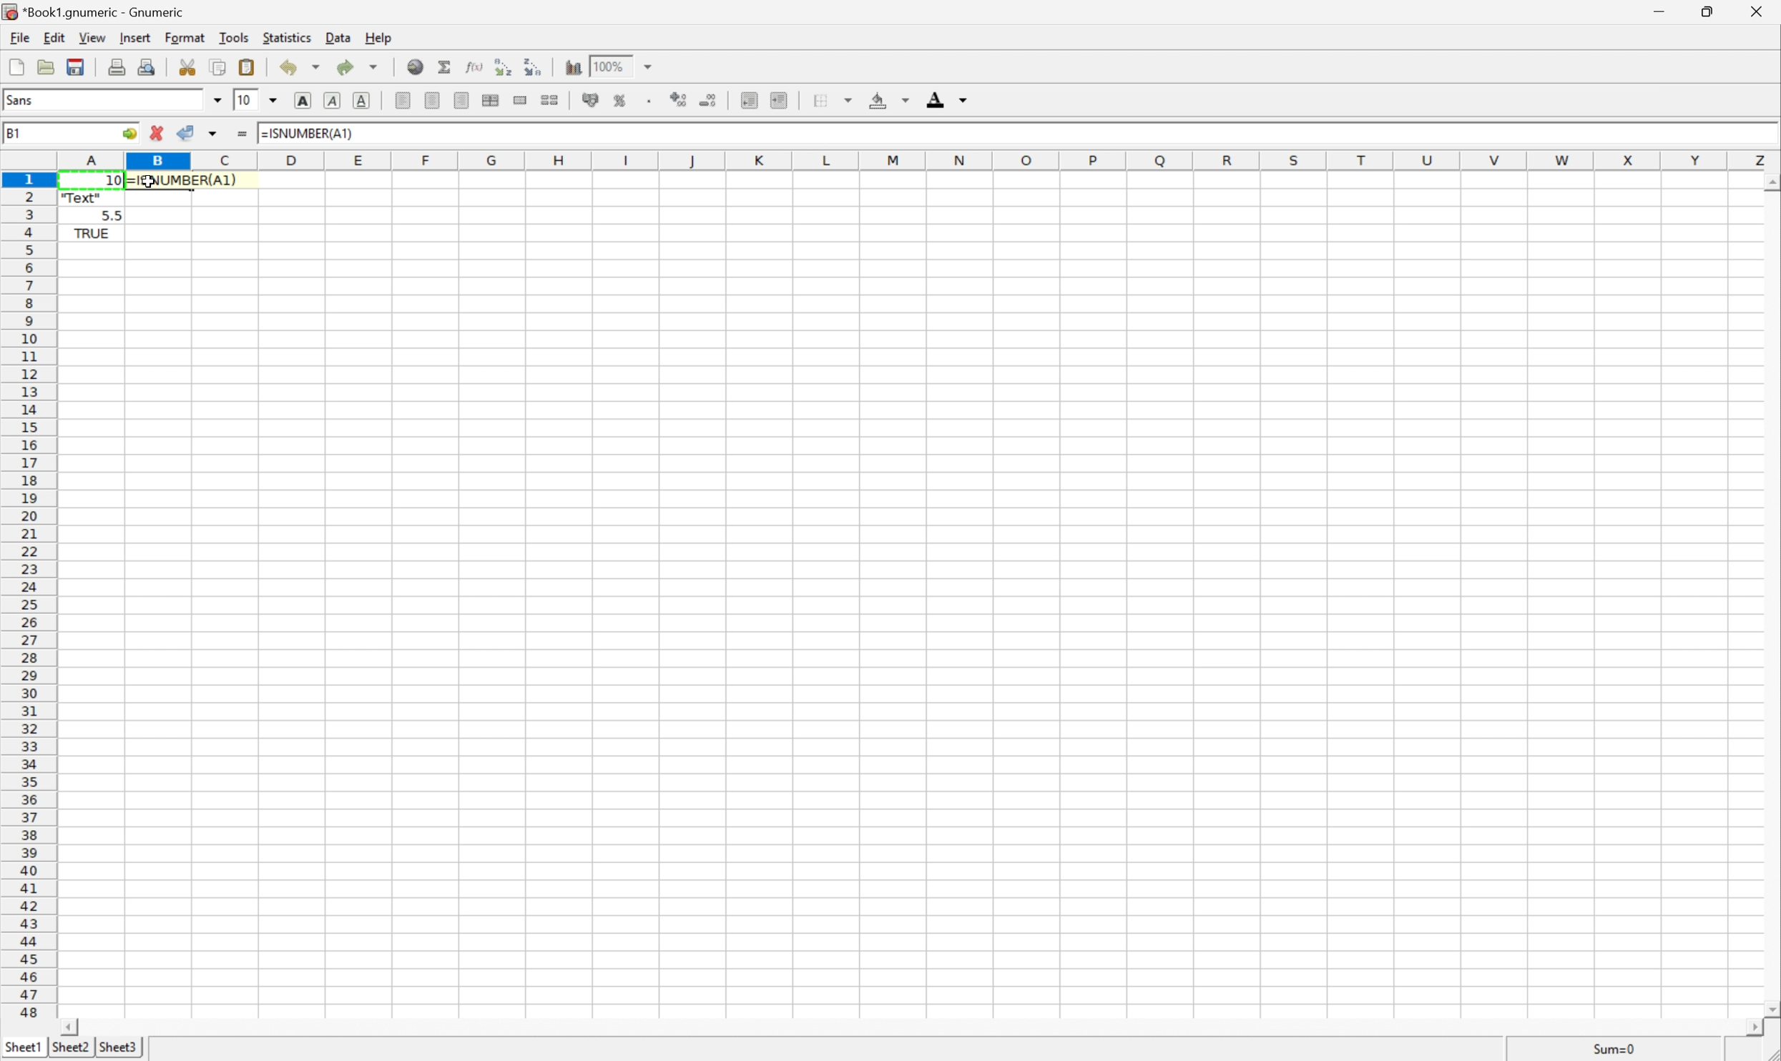  I want to click on Edit, so click(54, 36).